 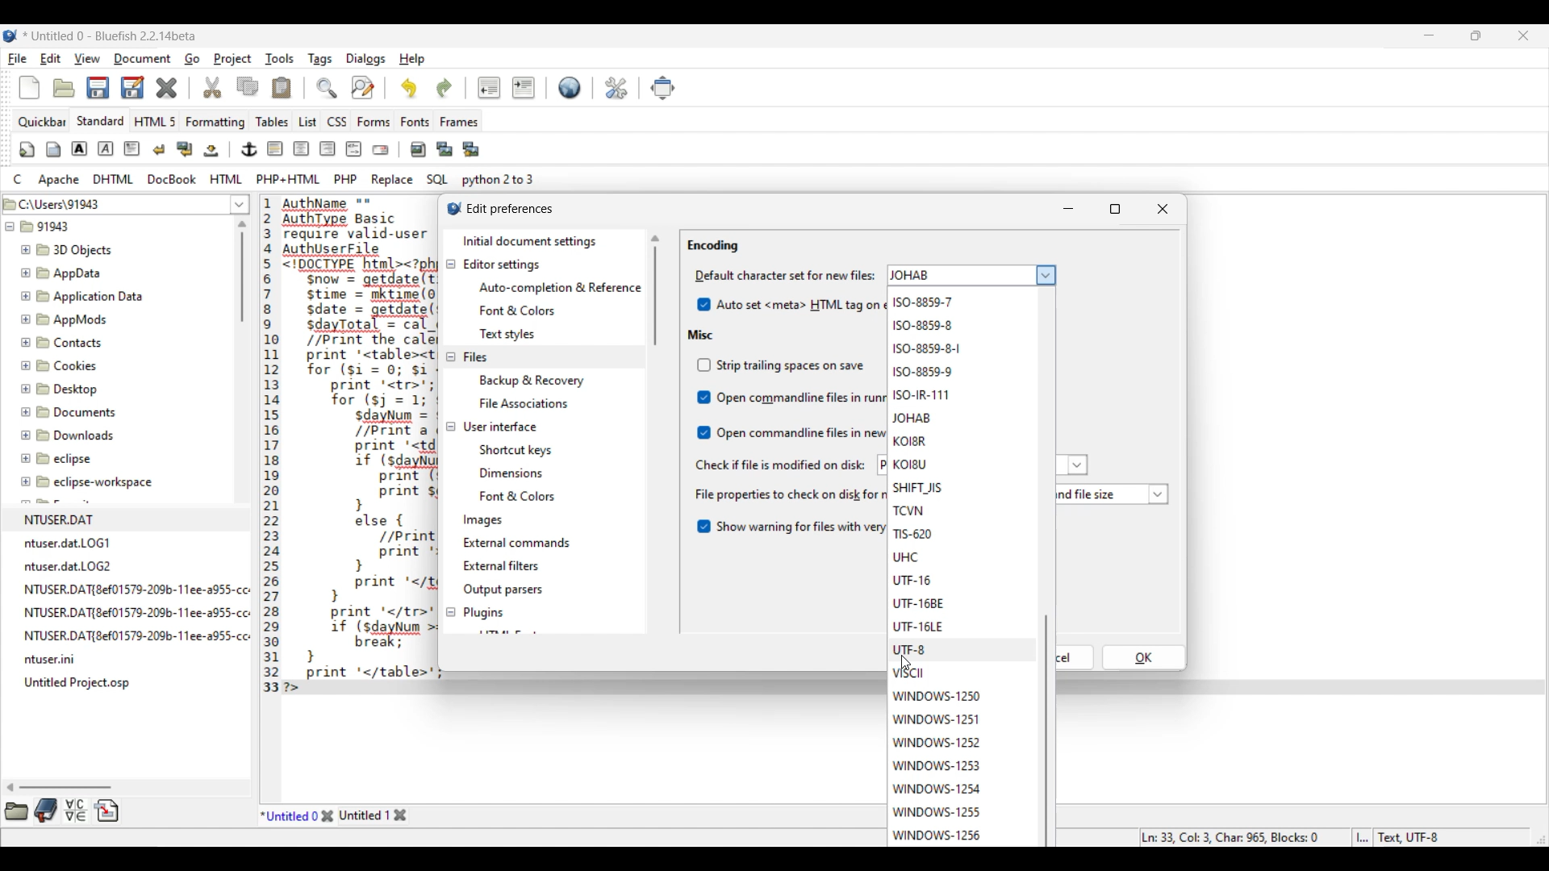 I want to click on Indicates toggle on/off, so click(x=704, y=399).